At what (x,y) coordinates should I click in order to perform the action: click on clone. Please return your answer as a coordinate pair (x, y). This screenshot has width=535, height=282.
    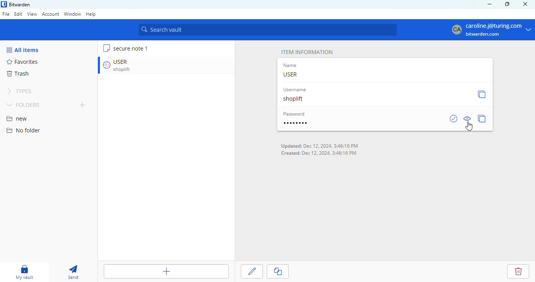
    Looking at the image, I should click on (278, 271).